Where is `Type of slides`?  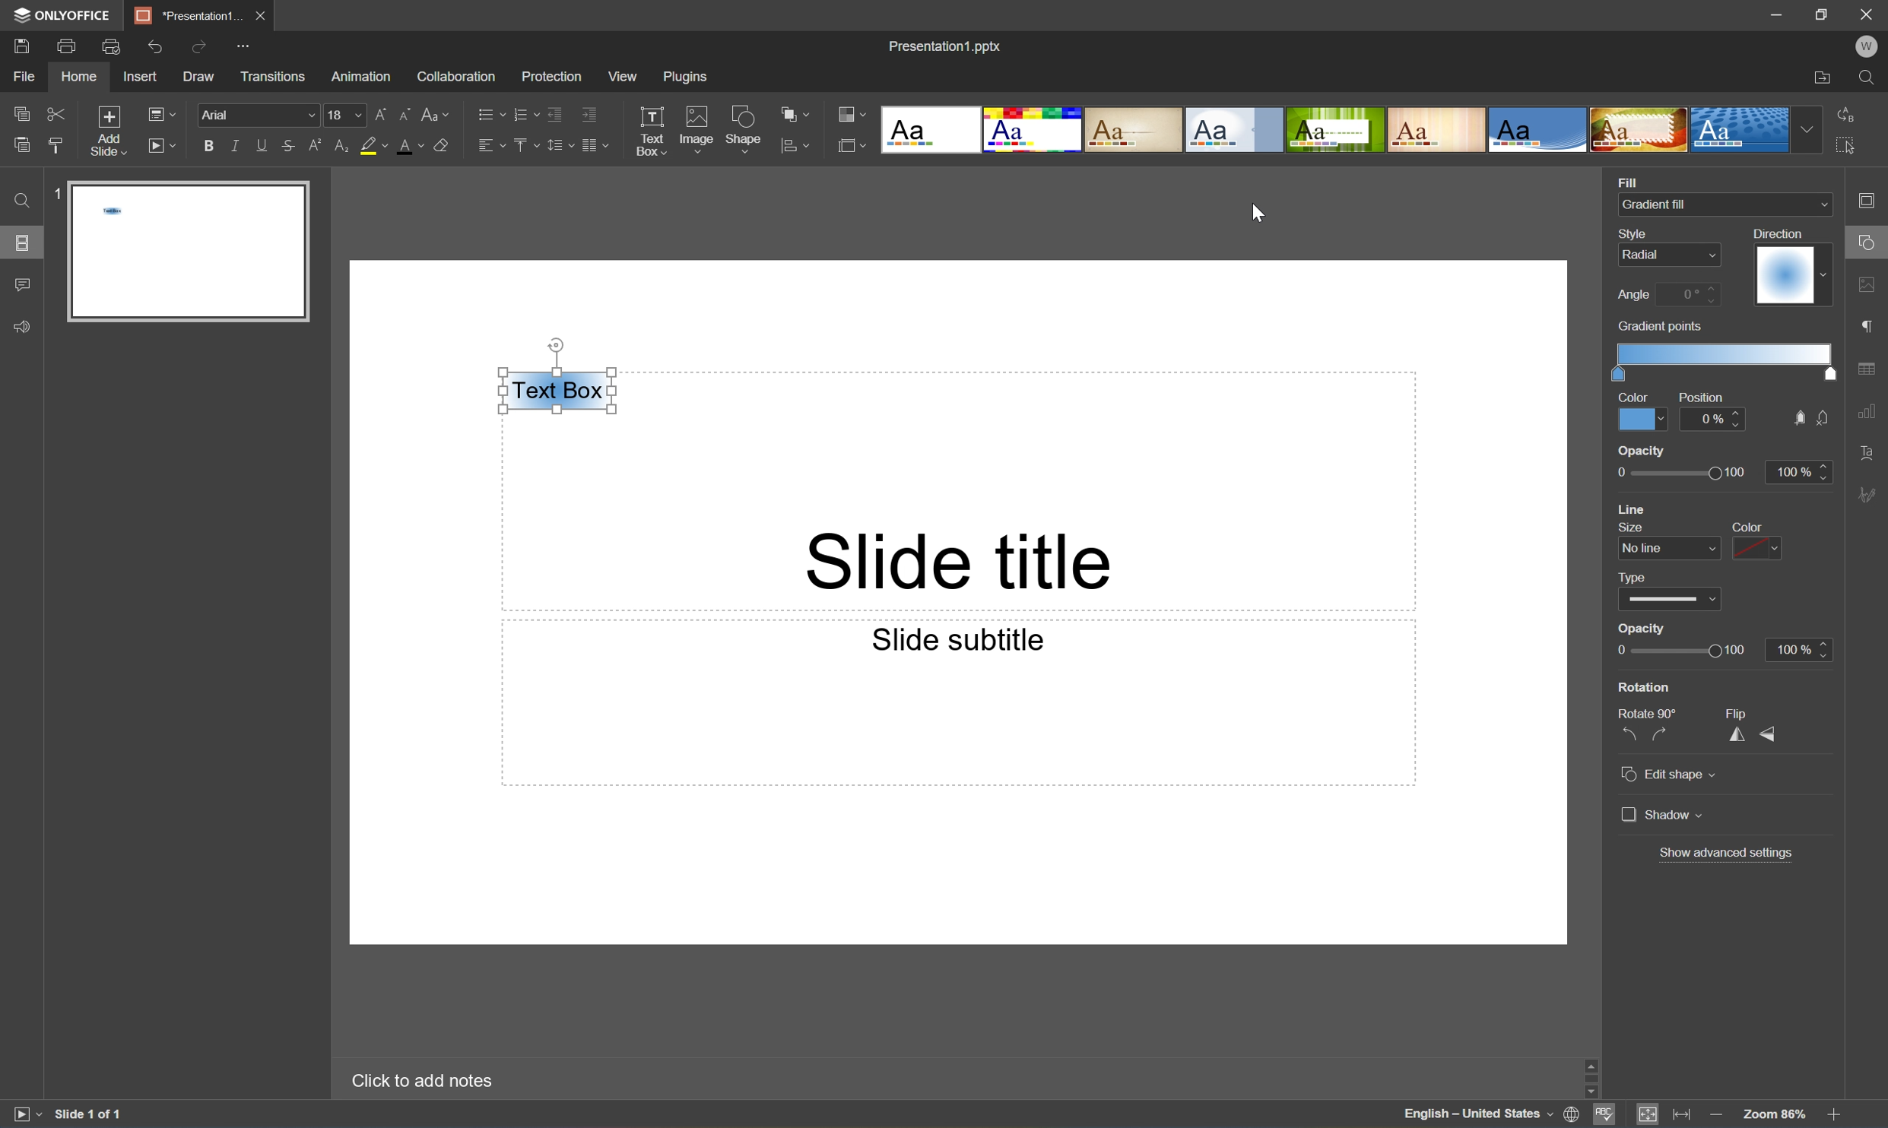
Type of slides is located at coordinates (1334, 131).